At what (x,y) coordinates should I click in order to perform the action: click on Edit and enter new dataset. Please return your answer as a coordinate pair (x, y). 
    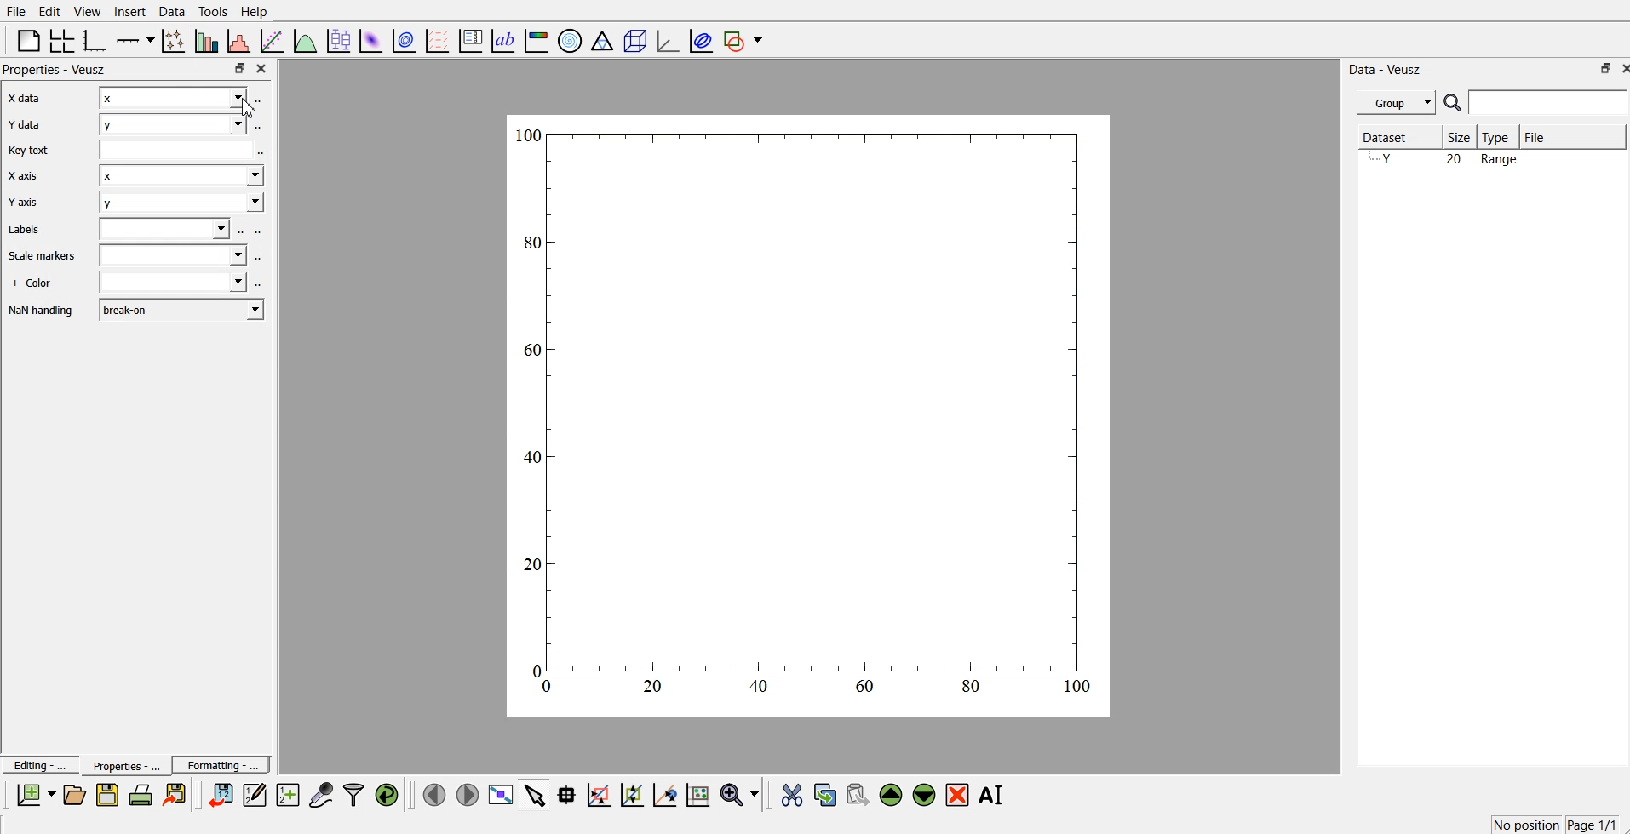
    Looking at the image, I should click on (252, 795).